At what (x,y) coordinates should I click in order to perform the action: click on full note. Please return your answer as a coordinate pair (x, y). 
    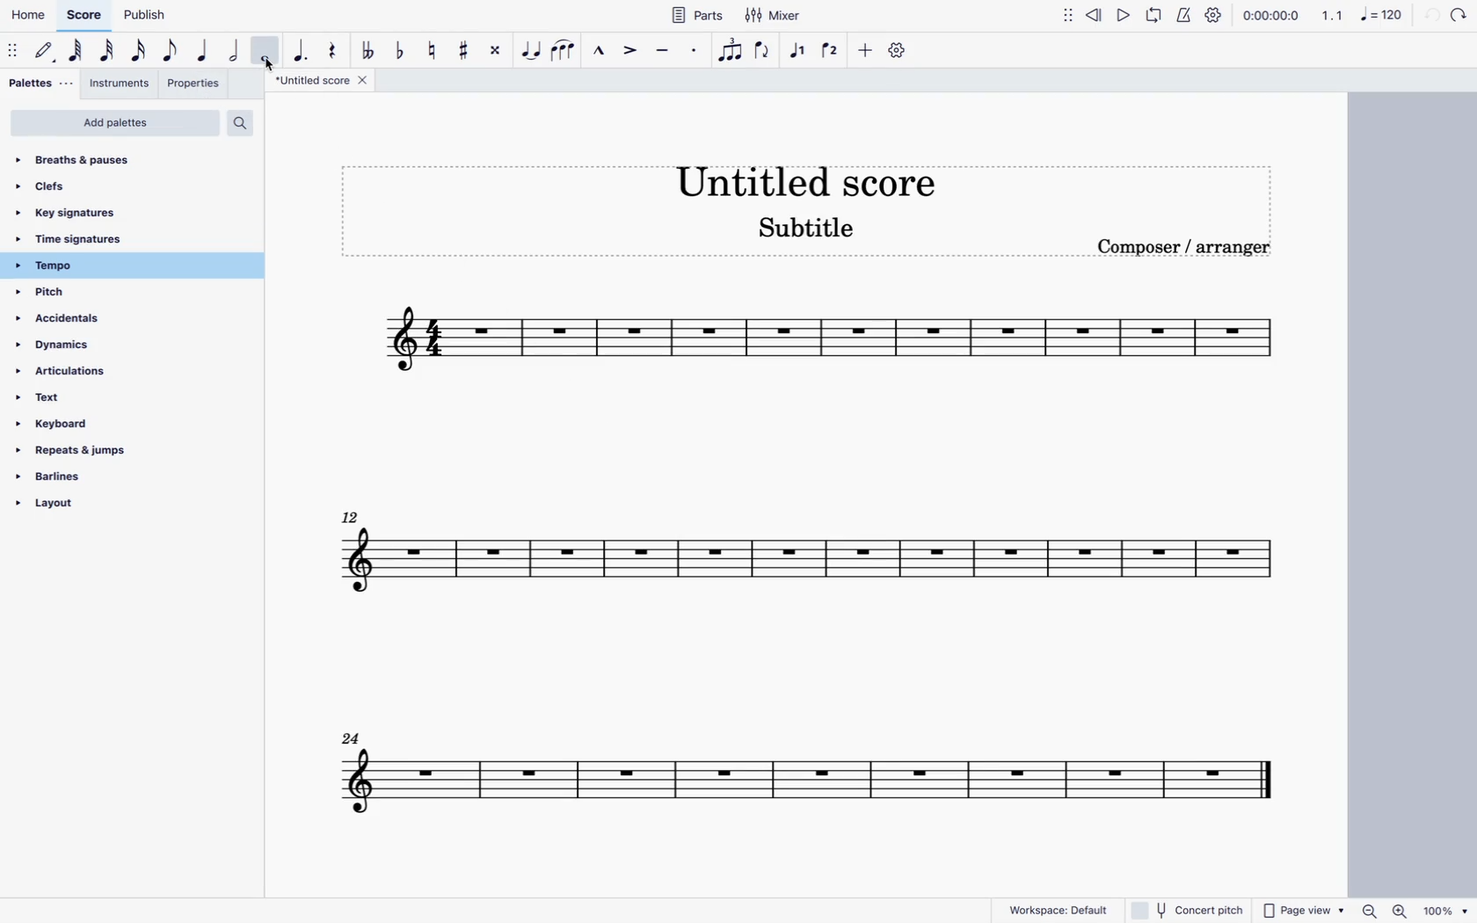
    Looking at the image, I should click on (266, 51).